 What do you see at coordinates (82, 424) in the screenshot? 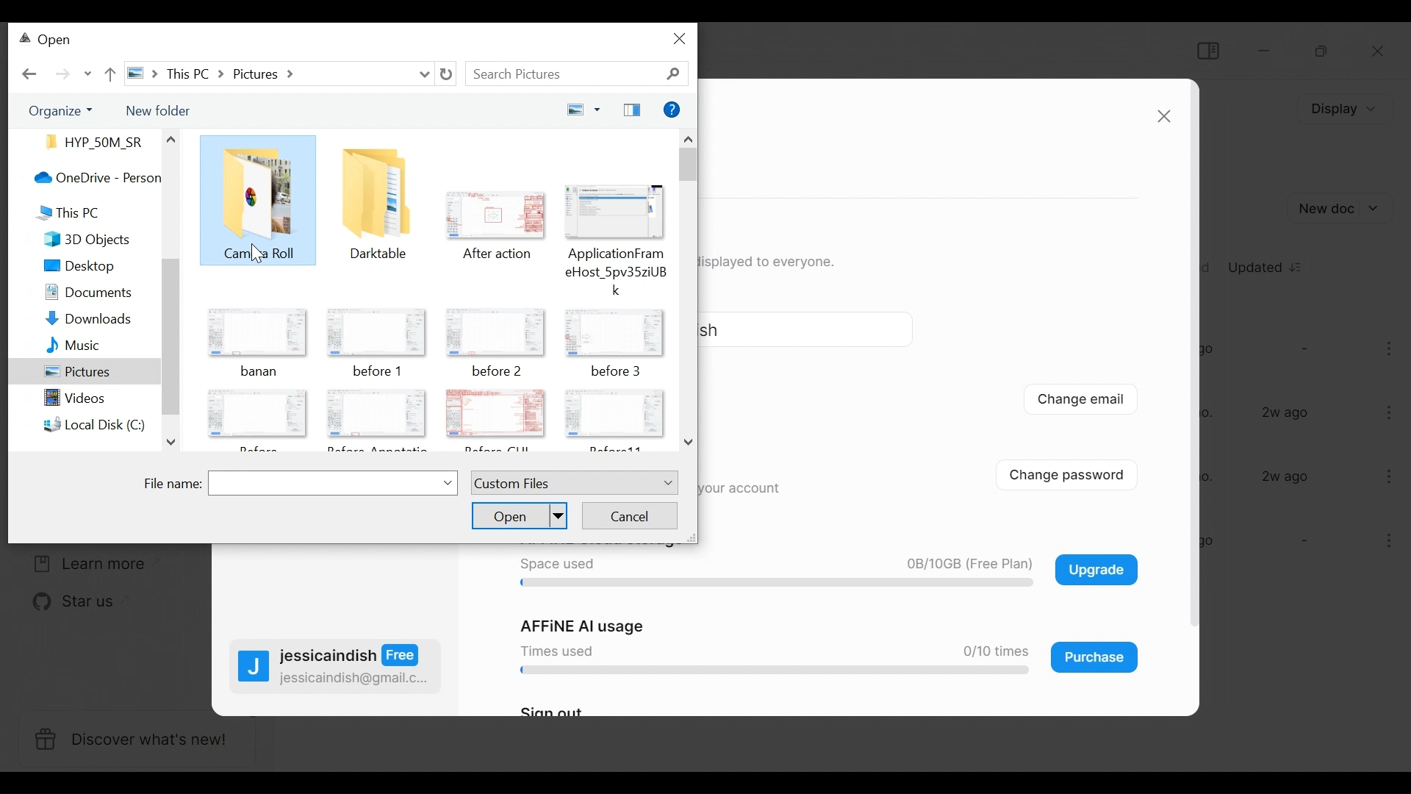
I see `Local Disk C` at bounding box center [82, 424].